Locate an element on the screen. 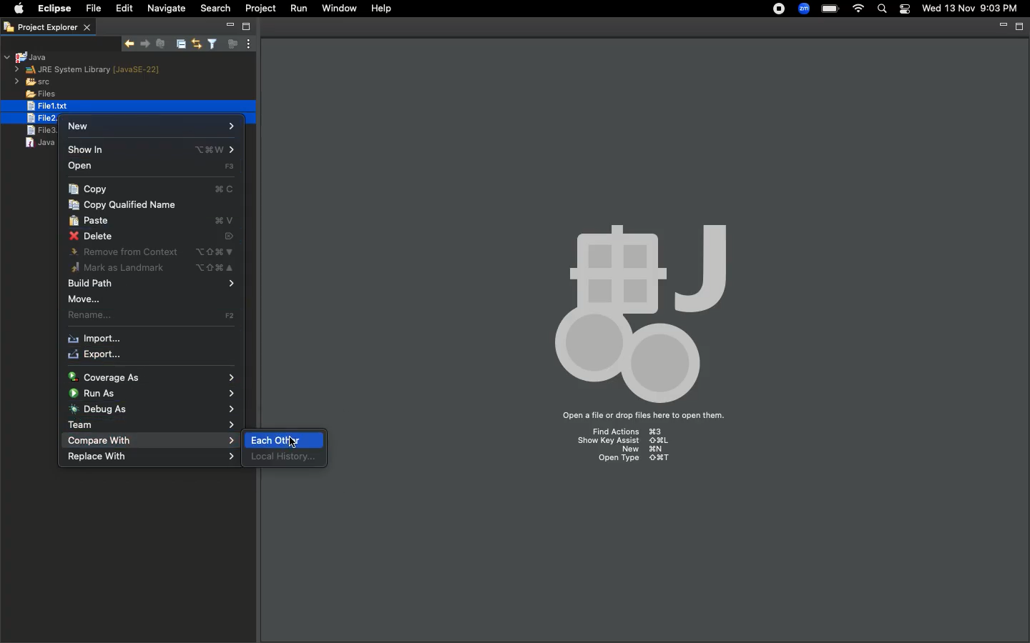  selected file is located at coordinates (95, 106).